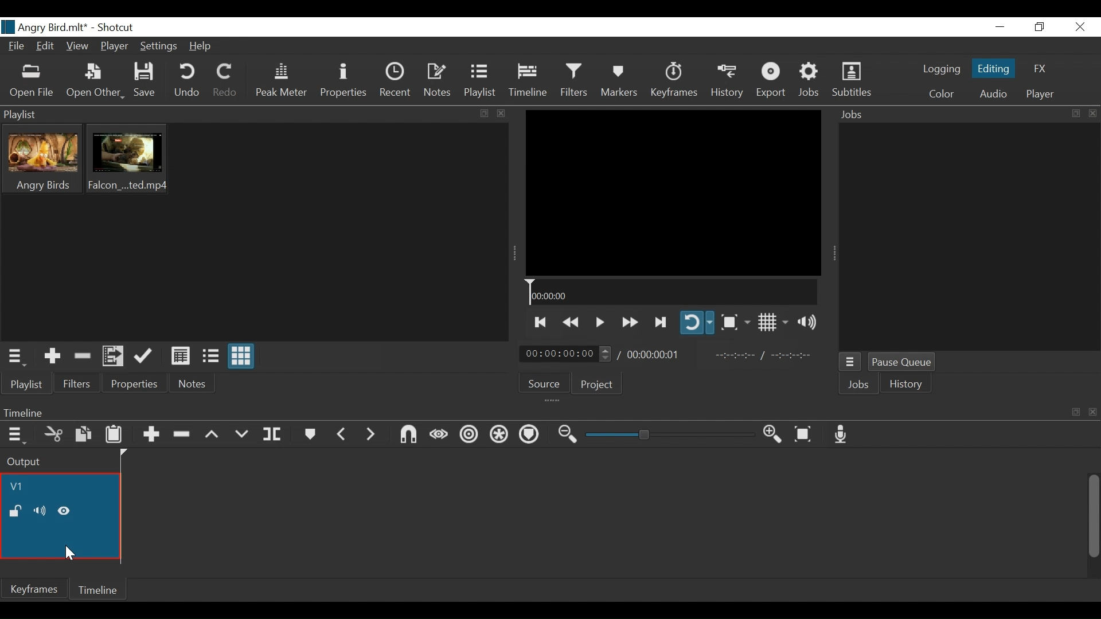  I want to click on Player, so click(114, 46).